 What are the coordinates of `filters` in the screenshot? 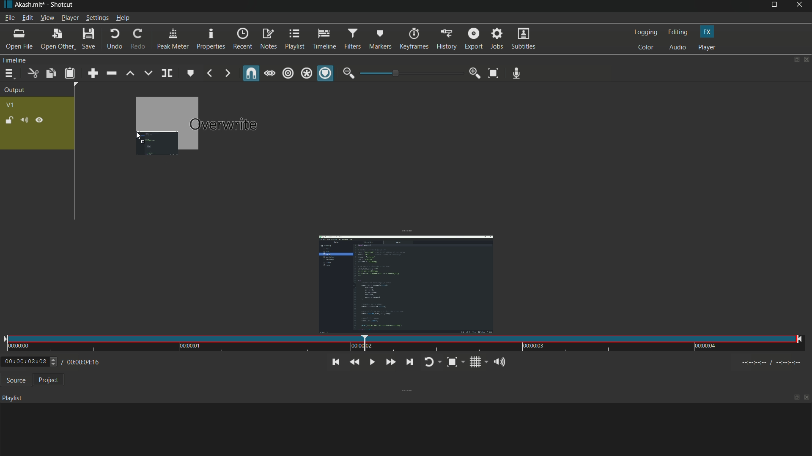 It's located at (352, 38).